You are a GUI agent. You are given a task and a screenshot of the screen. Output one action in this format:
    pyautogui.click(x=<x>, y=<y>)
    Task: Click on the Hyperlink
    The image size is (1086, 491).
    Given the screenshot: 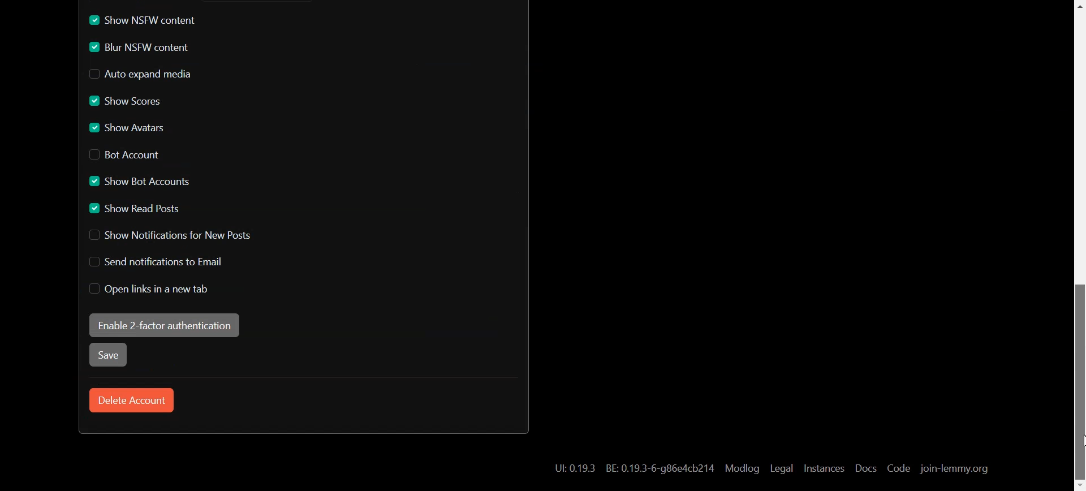 What is the action you would take?
    pyautogui.click(x=633, y=467)
    